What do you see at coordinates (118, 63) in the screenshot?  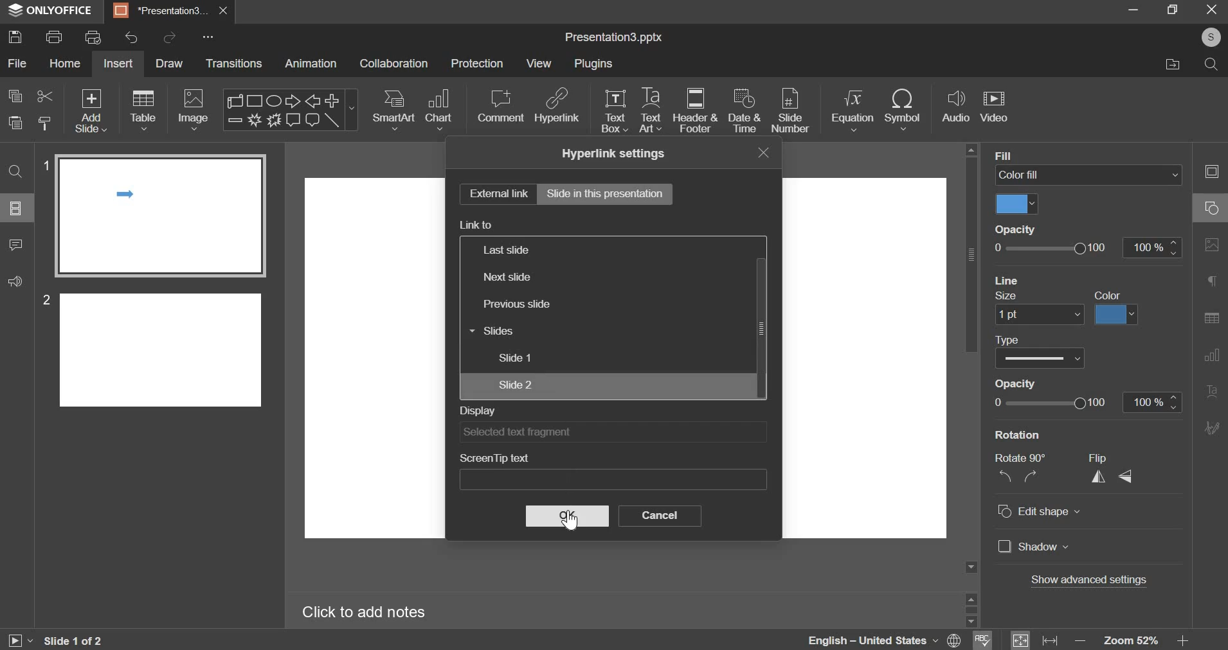 I see `insert` at bounding box center [118, 63].